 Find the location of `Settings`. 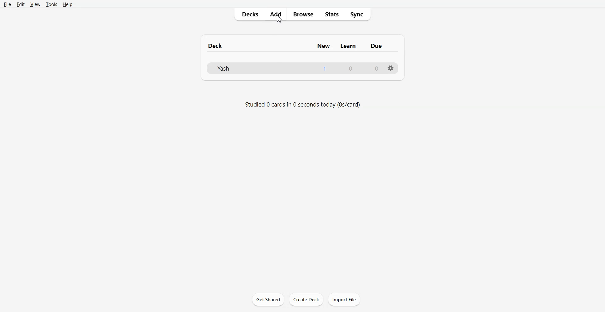

Settings is located at coordinates (391, 68).